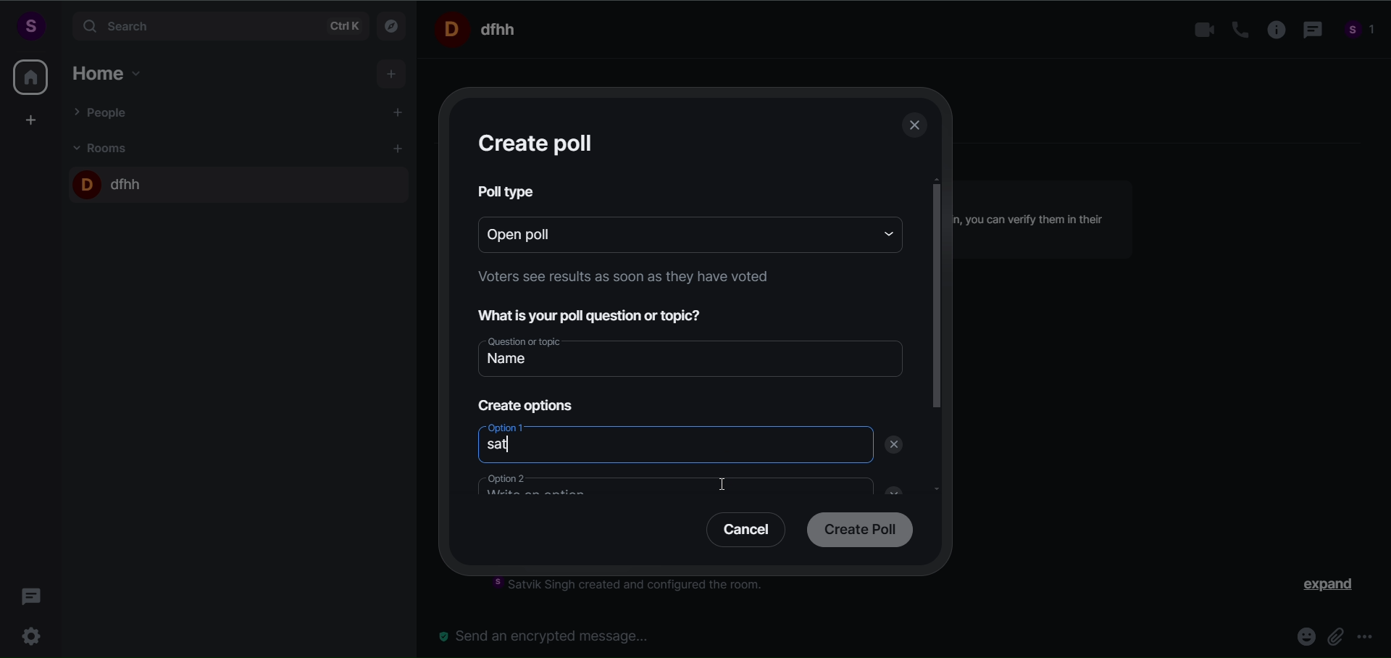 This screenshot has width=1391, height=658. I want to click on poll type, so click(509, 191).